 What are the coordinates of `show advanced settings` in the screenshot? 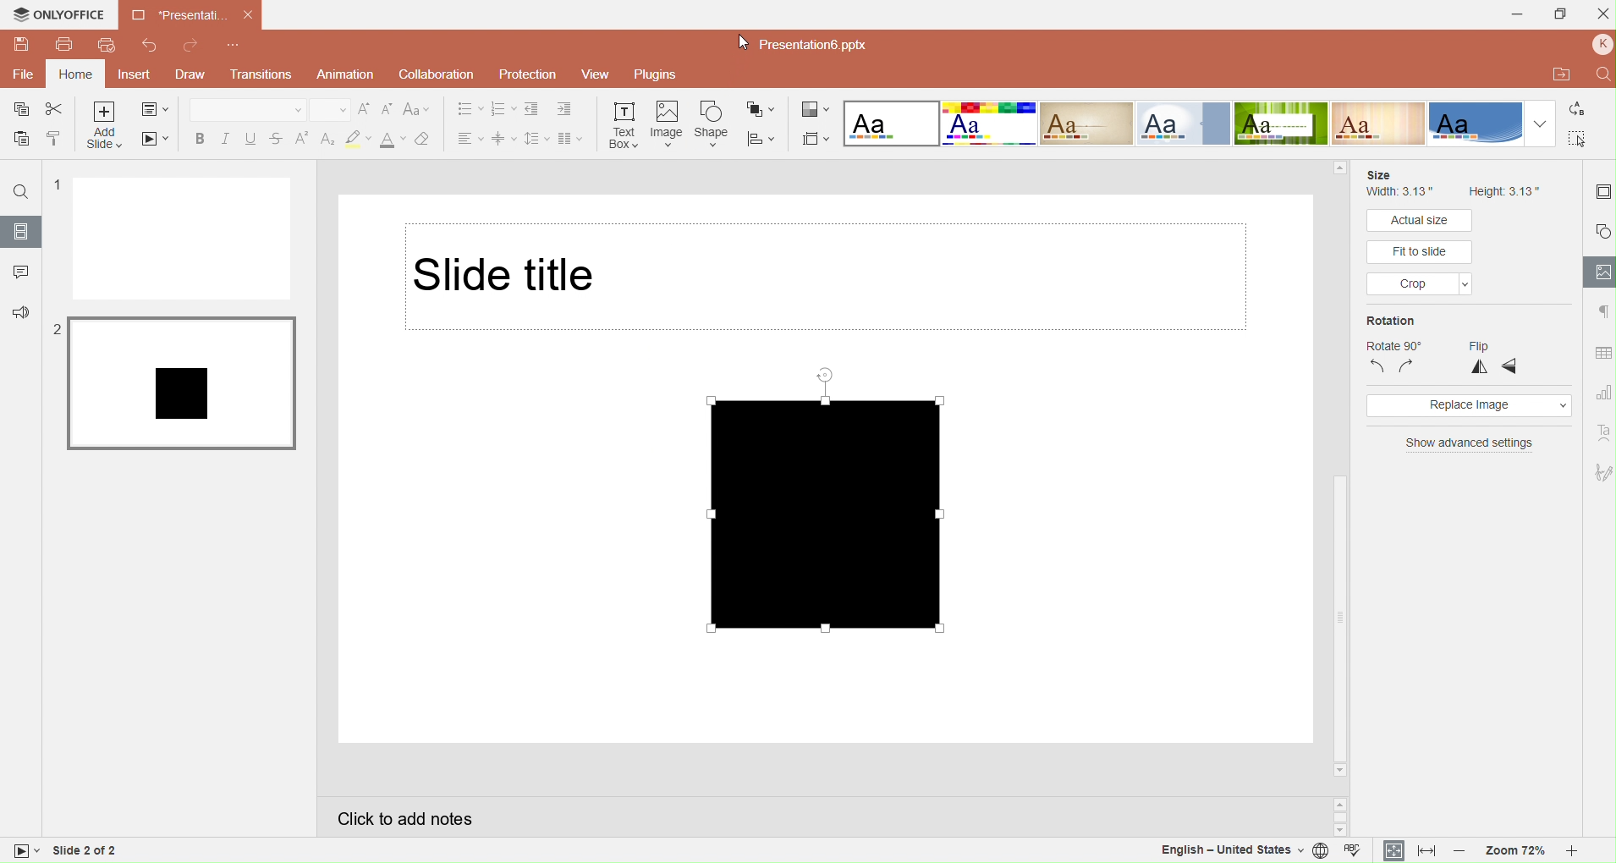 It's located at (1470, 445).